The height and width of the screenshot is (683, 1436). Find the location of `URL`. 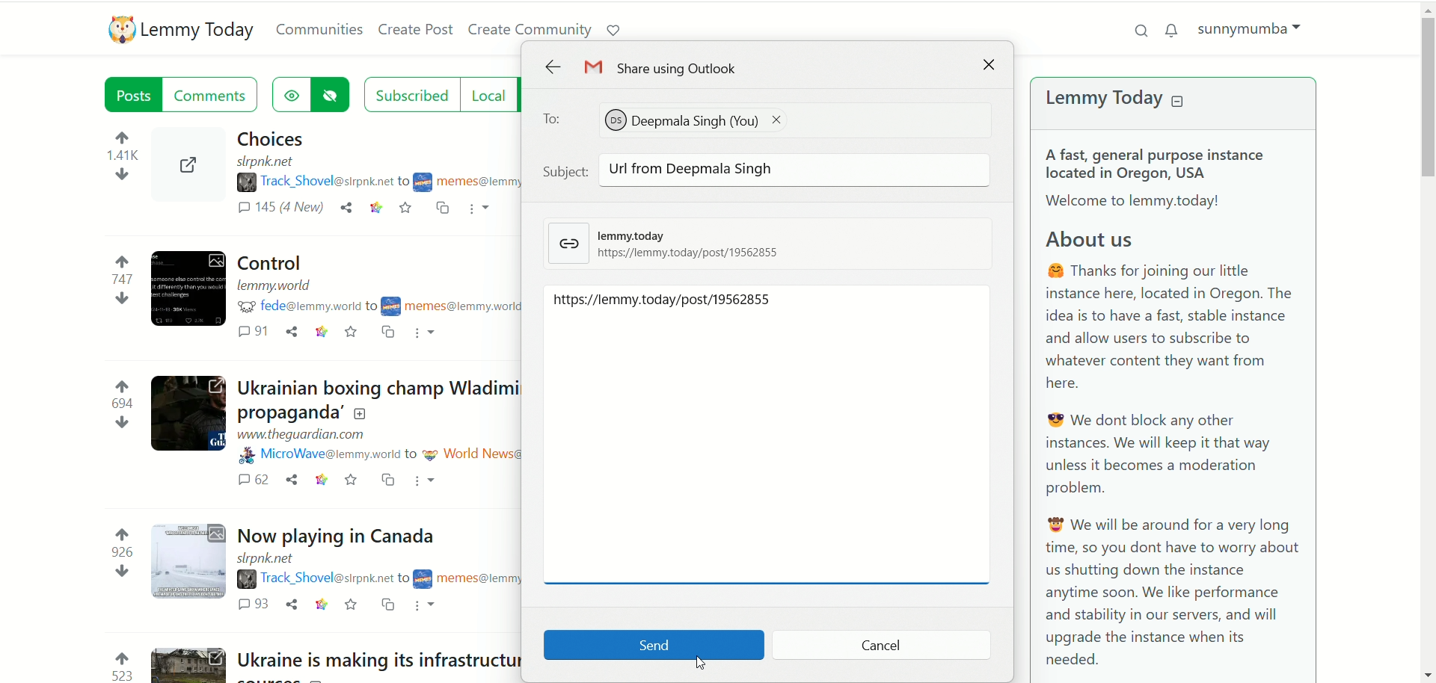

URL is located at coordinates (304, 436).